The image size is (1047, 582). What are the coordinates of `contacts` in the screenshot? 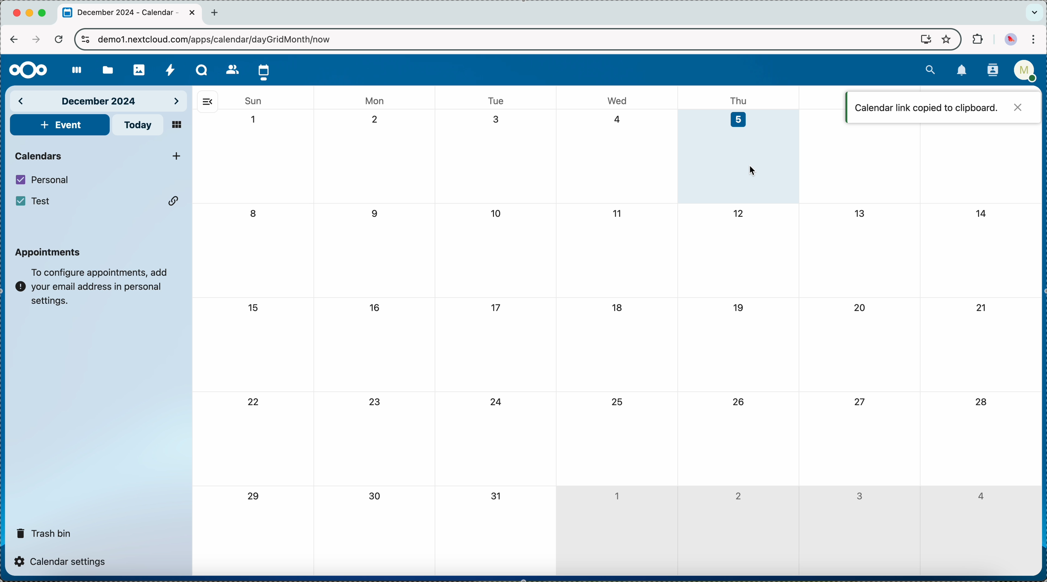 It's located at (990, 71).